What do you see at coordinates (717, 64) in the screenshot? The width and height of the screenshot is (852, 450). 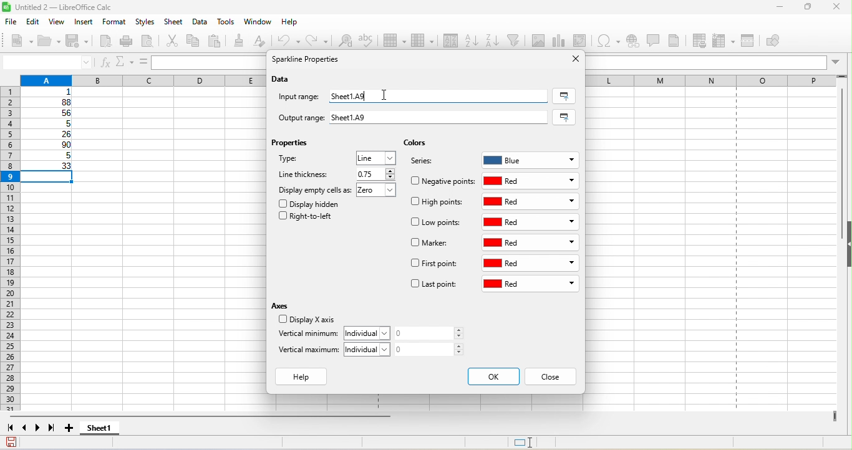 I see `formula bar` at bounding box center [717, 64].